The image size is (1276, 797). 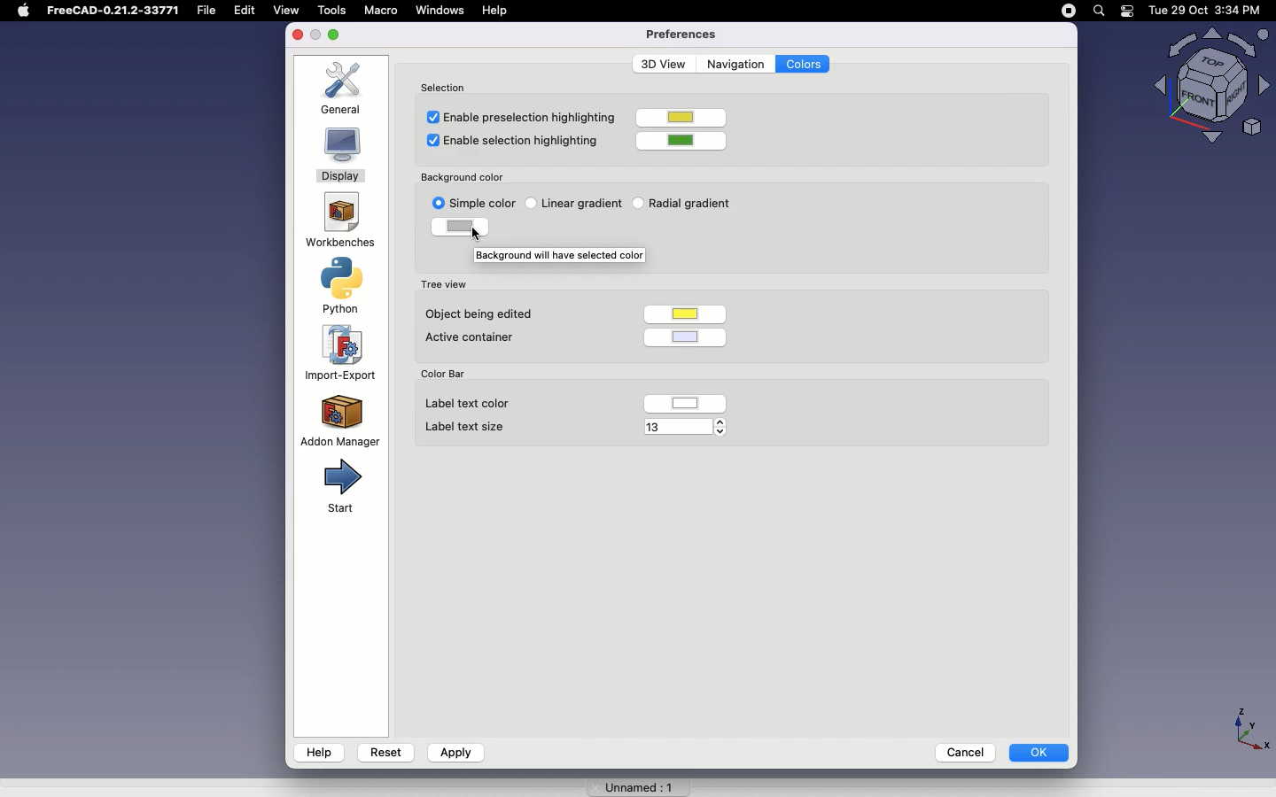 What do you see at coordinates (691, 336) in the screenshot?
I see `color` at bounding box center [691, 336].